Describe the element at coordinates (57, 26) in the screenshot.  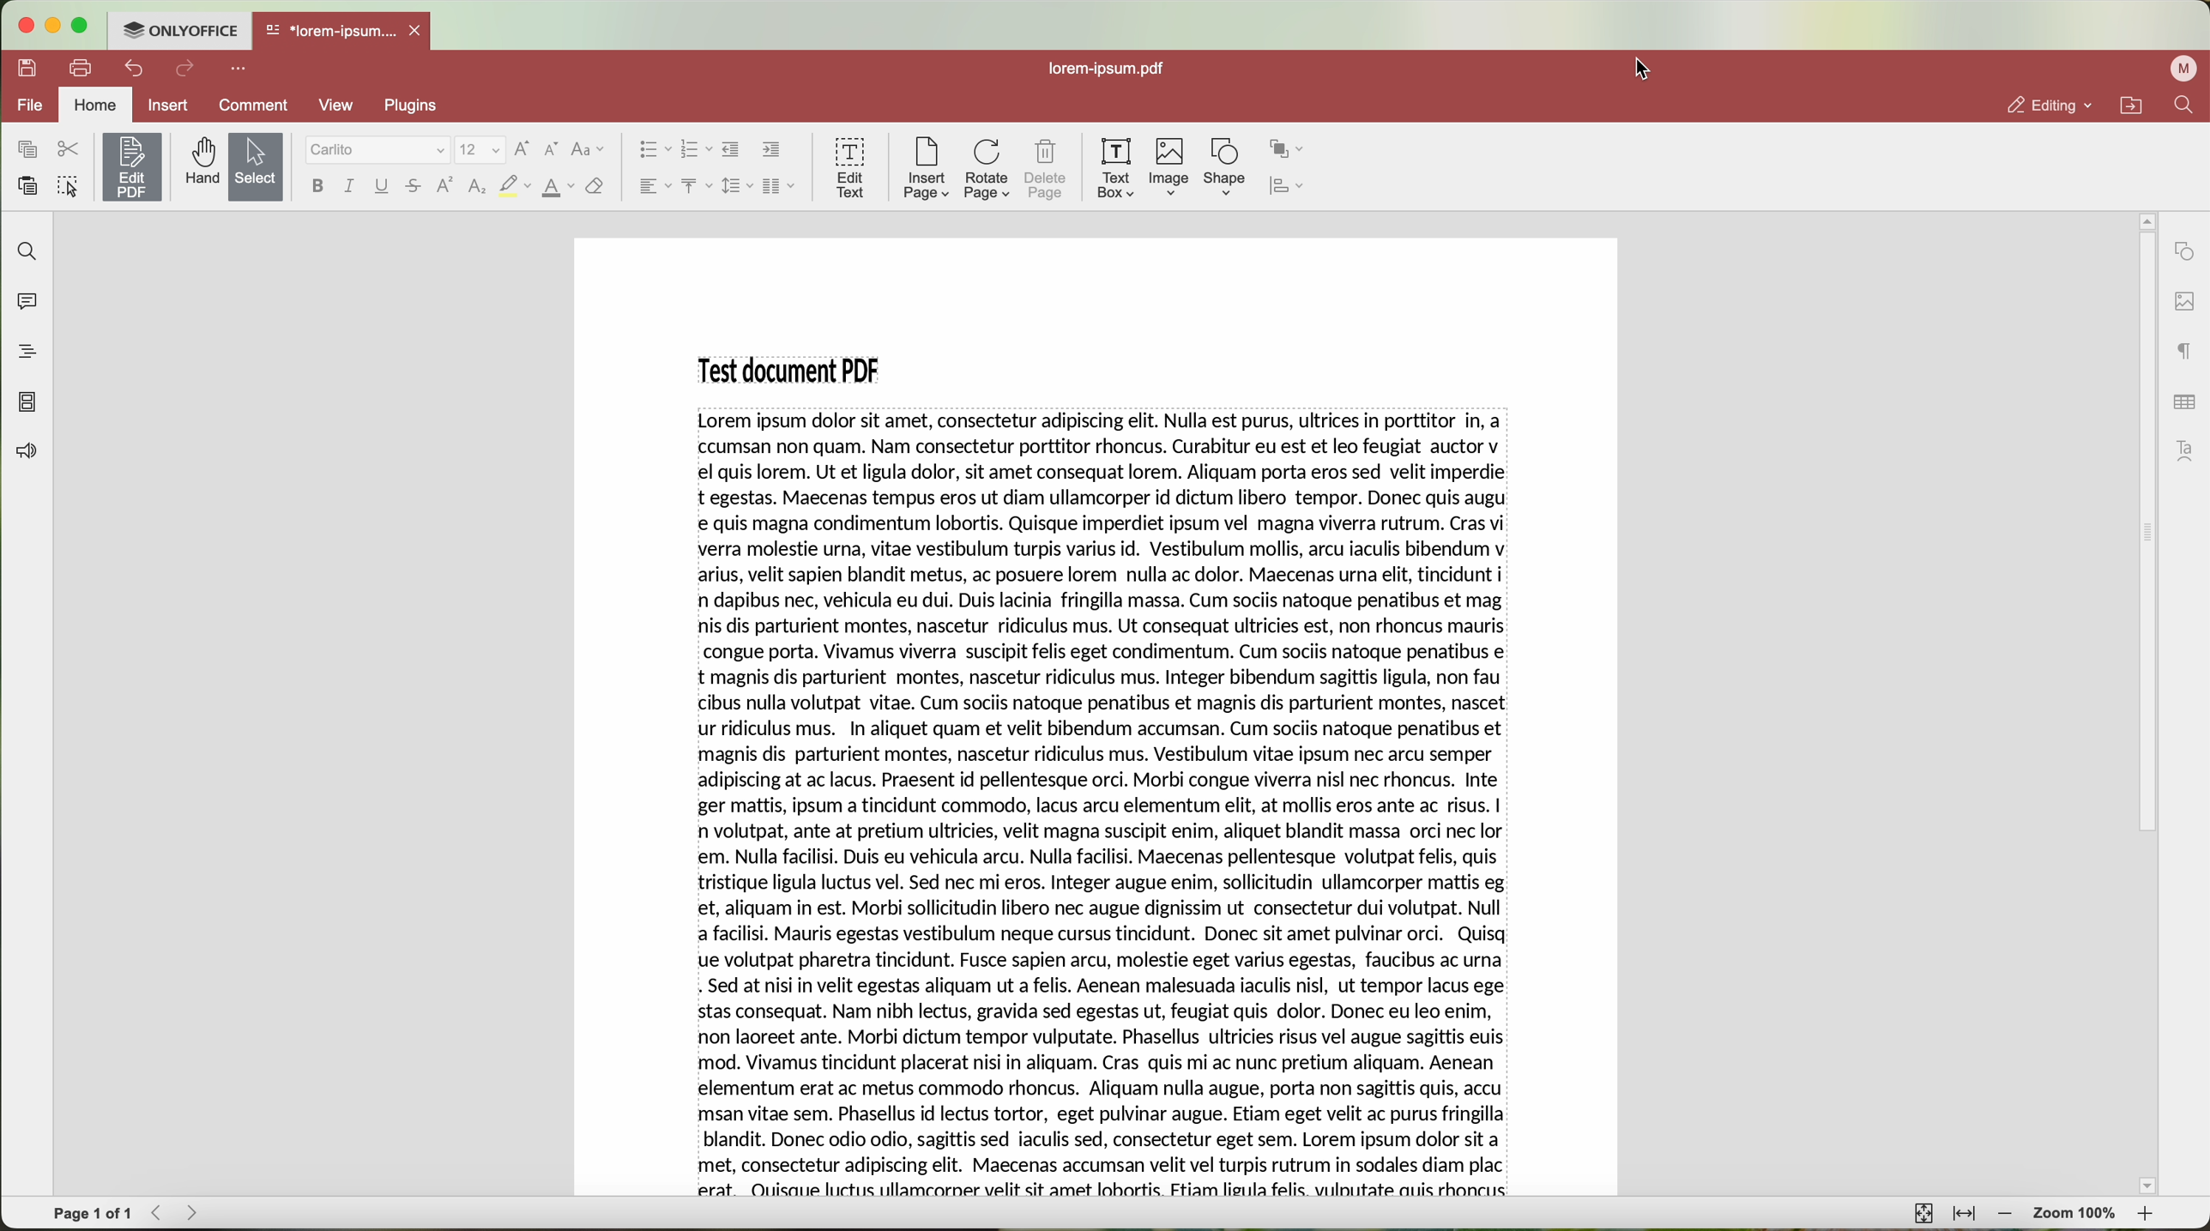
I see `minimize` at that location.